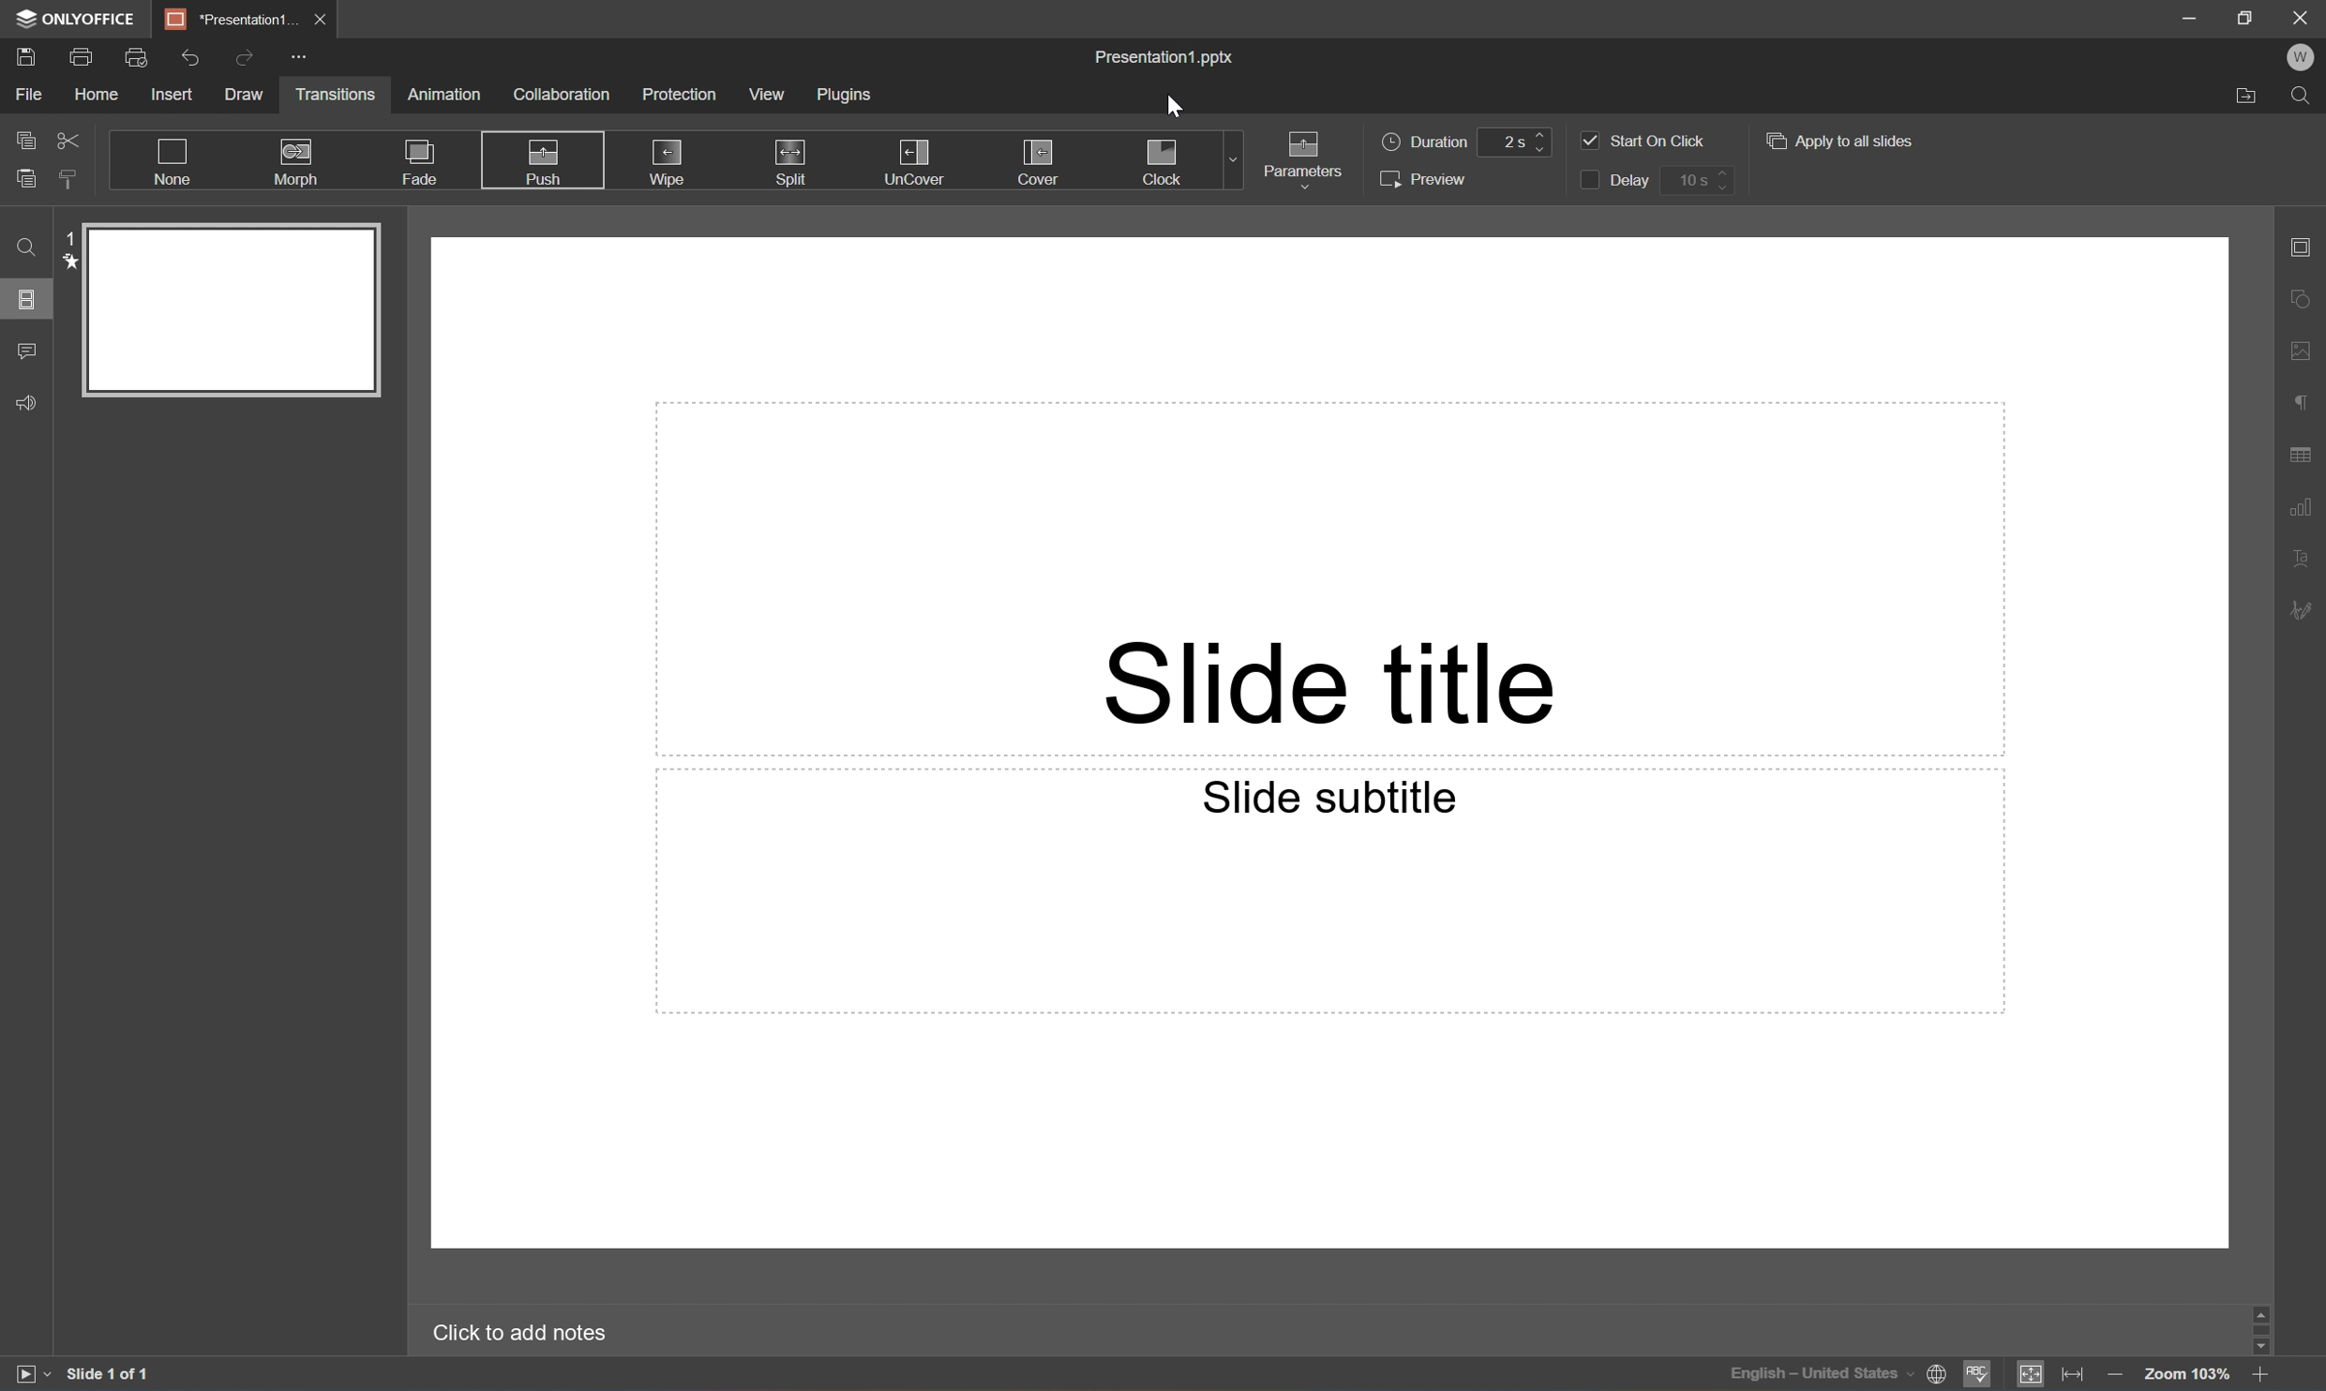 Image resolution: width=2326 pixels, height=1391 pixels. I want to click on Slide settings, so click(2303, 247).